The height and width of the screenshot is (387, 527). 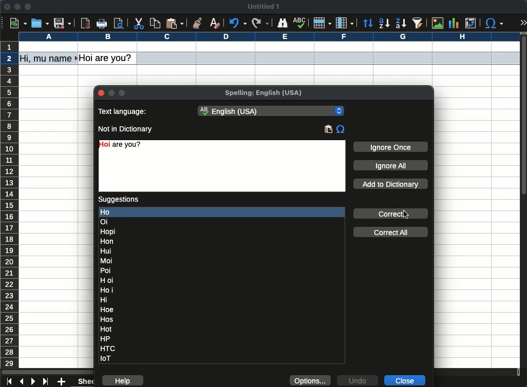 What do you see at coordinates (108, 231) in the screenshot?
I see `Hopi` at bounding box center [108, 231].